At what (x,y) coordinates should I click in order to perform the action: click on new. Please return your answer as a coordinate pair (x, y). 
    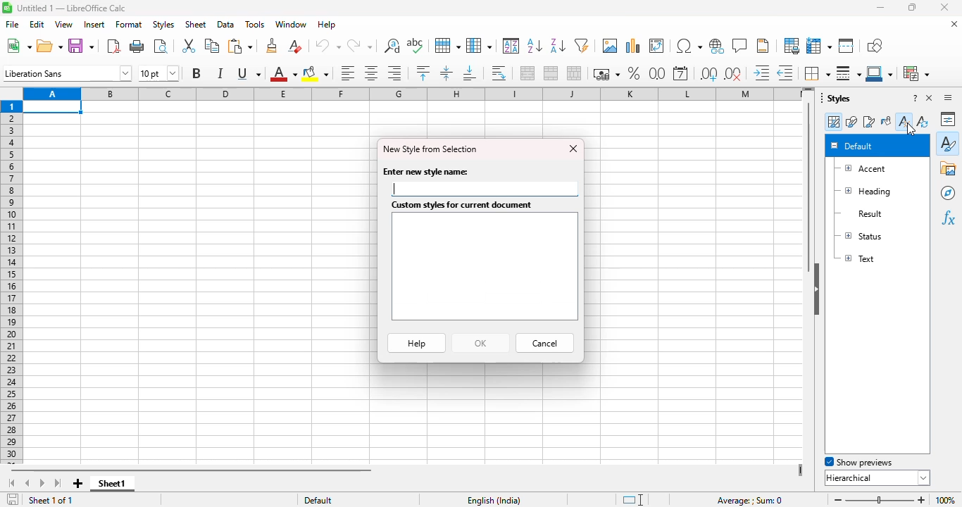
    Looking at the image, I should click on (18, 46).